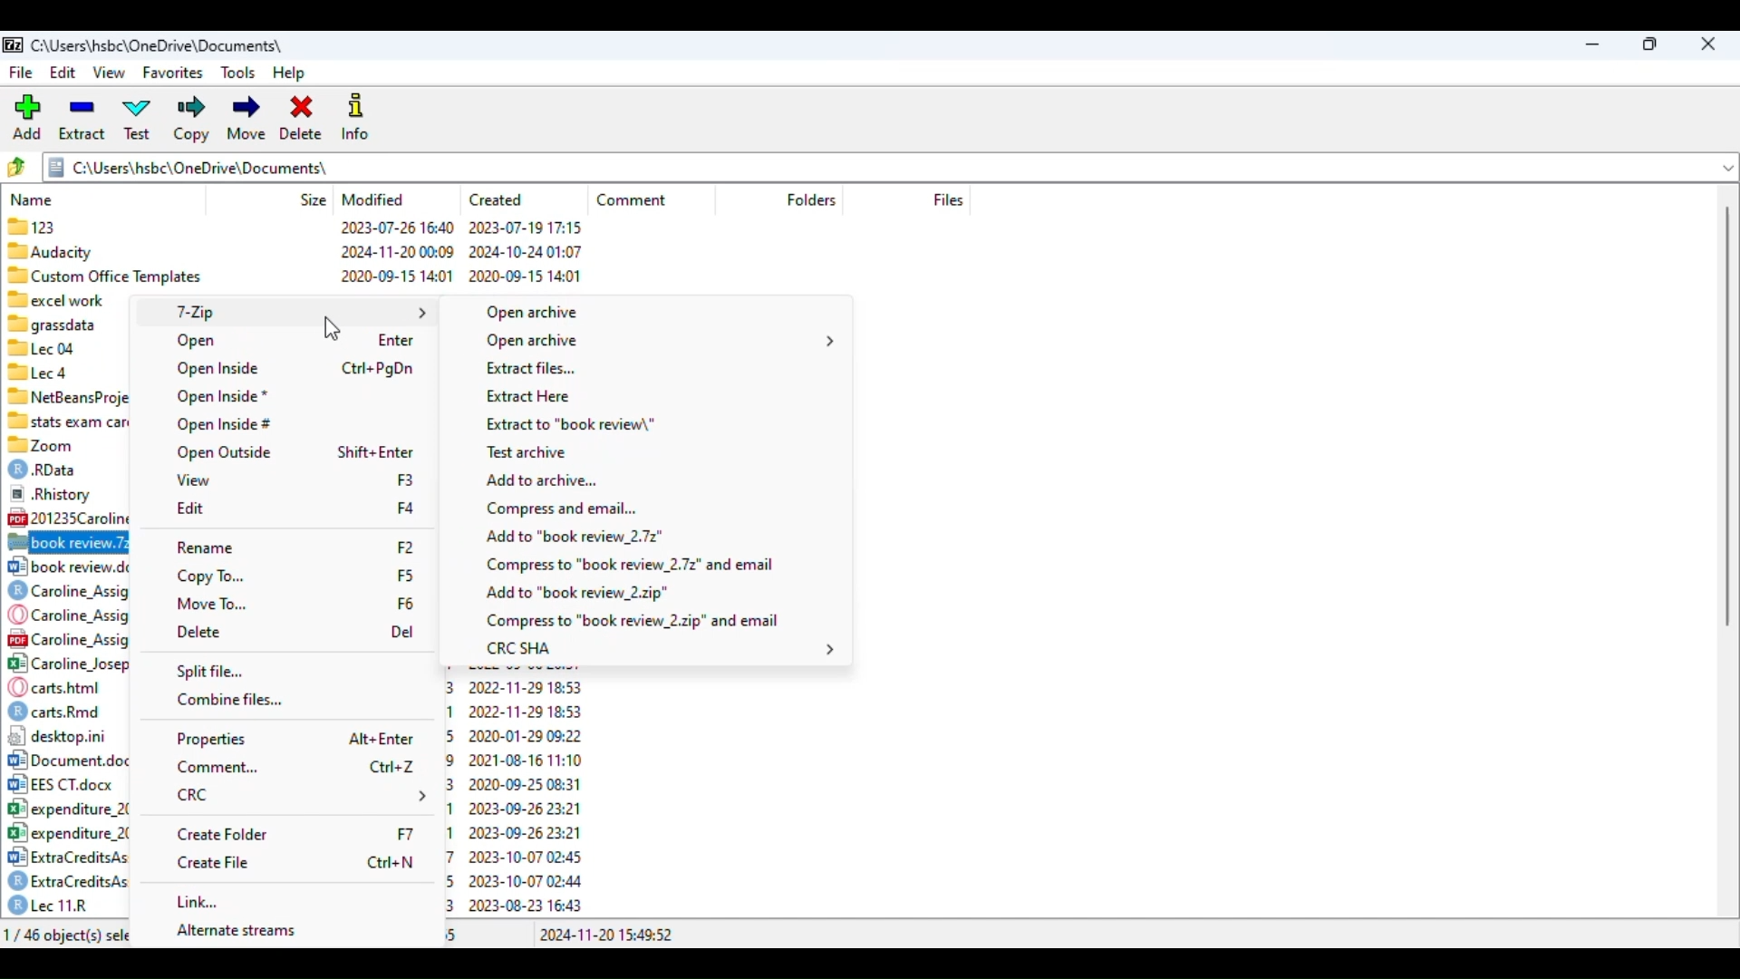 Image resolution: width=1740 pixels, height=979 pixels. Describe the element at coordinates (947, 199) in the screenshot. I see `files` at that location.